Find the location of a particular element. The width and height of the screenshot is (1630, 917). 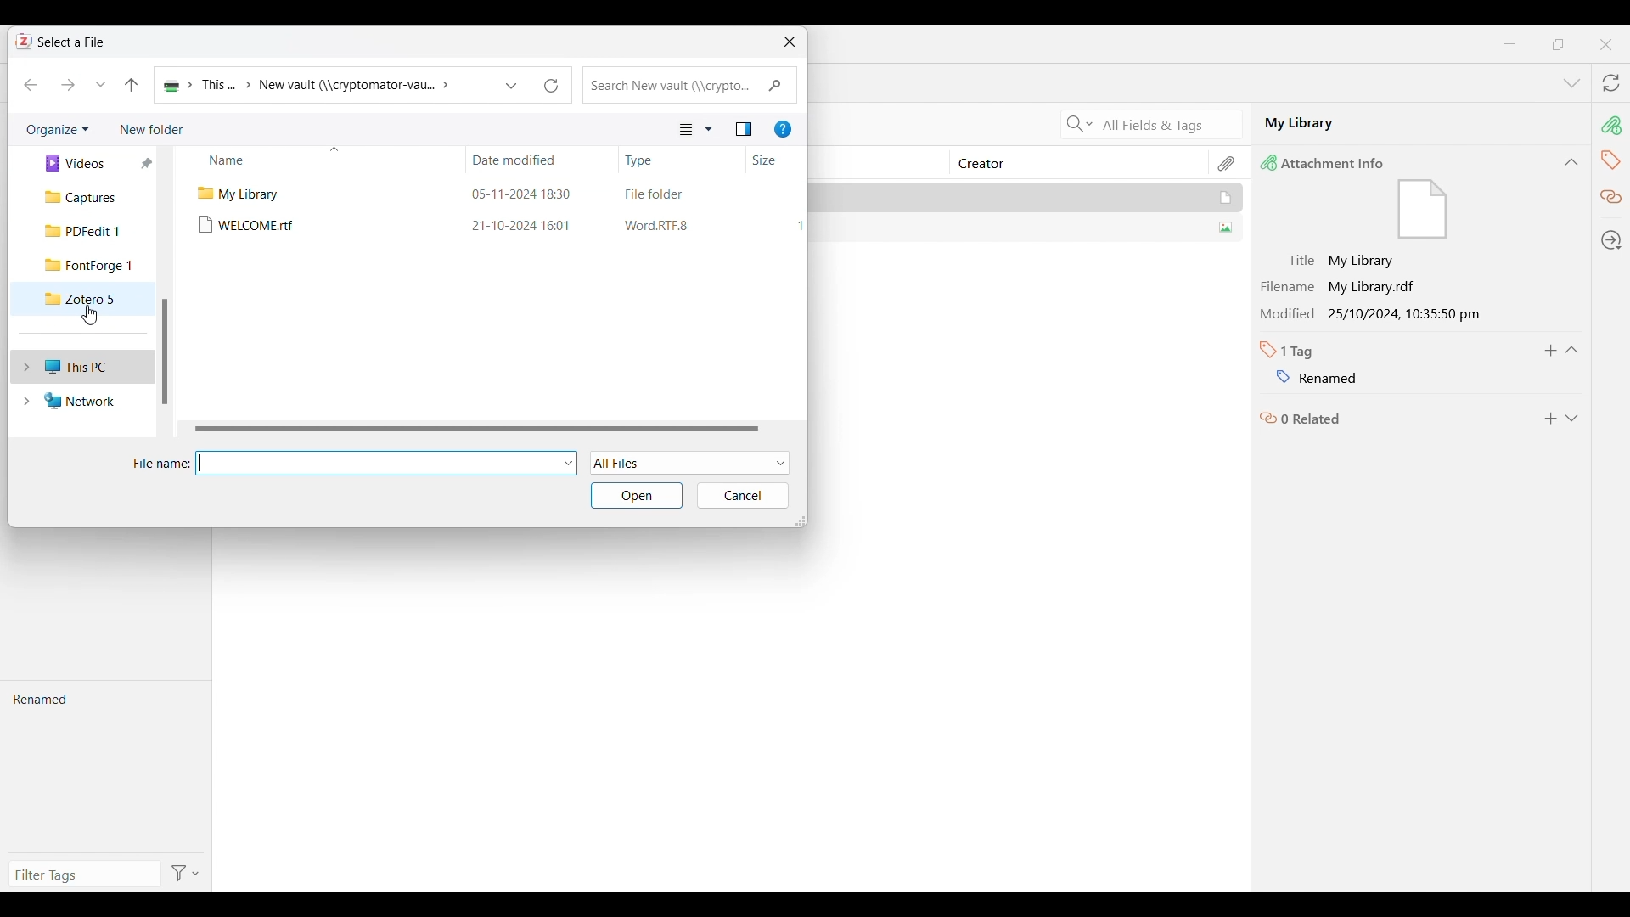

File name: is located at coordinates (155, 463).